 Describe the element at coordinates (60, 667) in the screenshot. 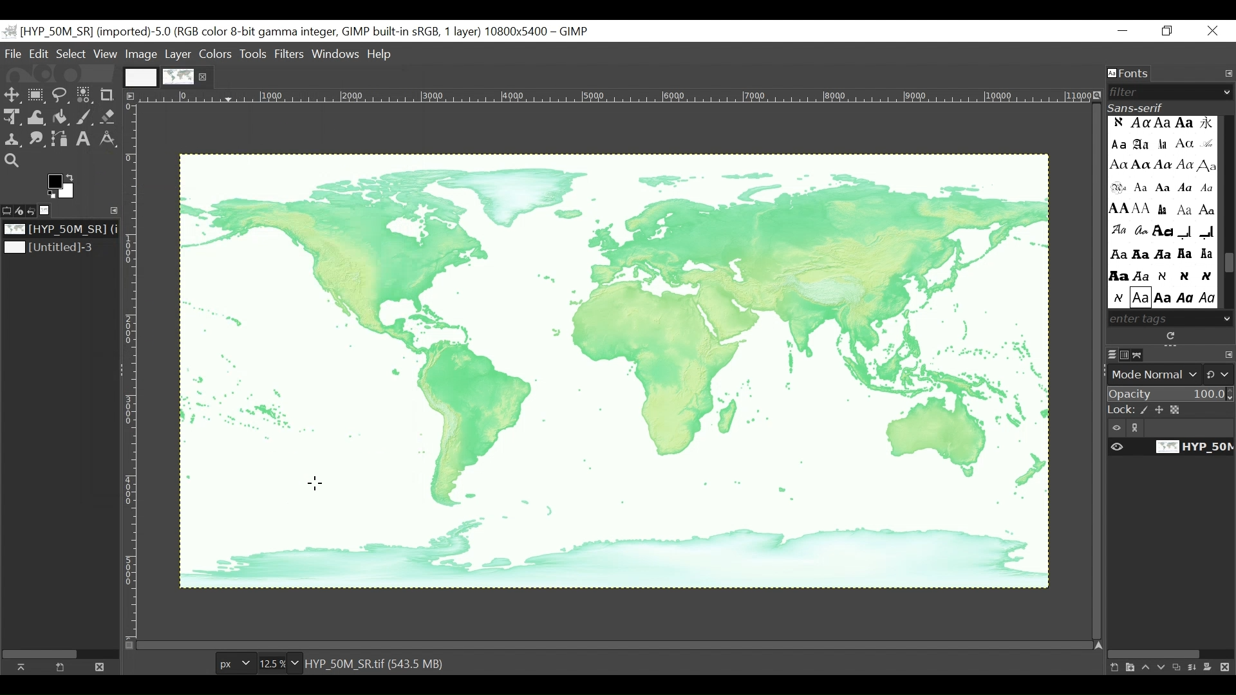

I see `Create a new display` at that location.